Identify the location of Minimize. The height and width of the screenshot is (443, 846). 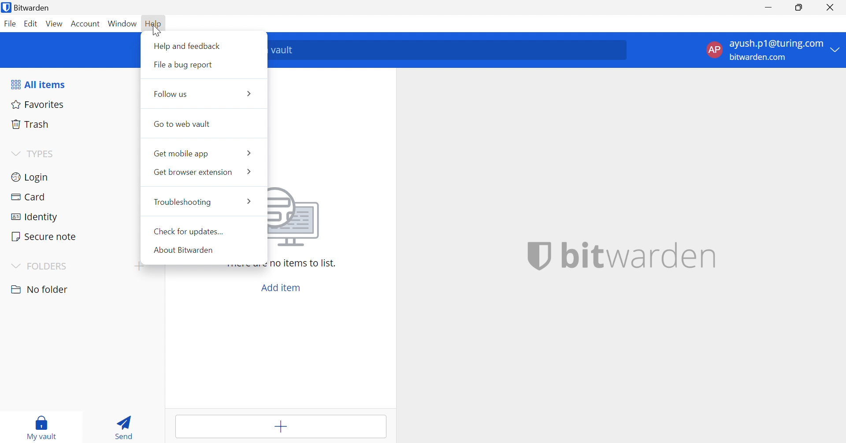
(768, 8).